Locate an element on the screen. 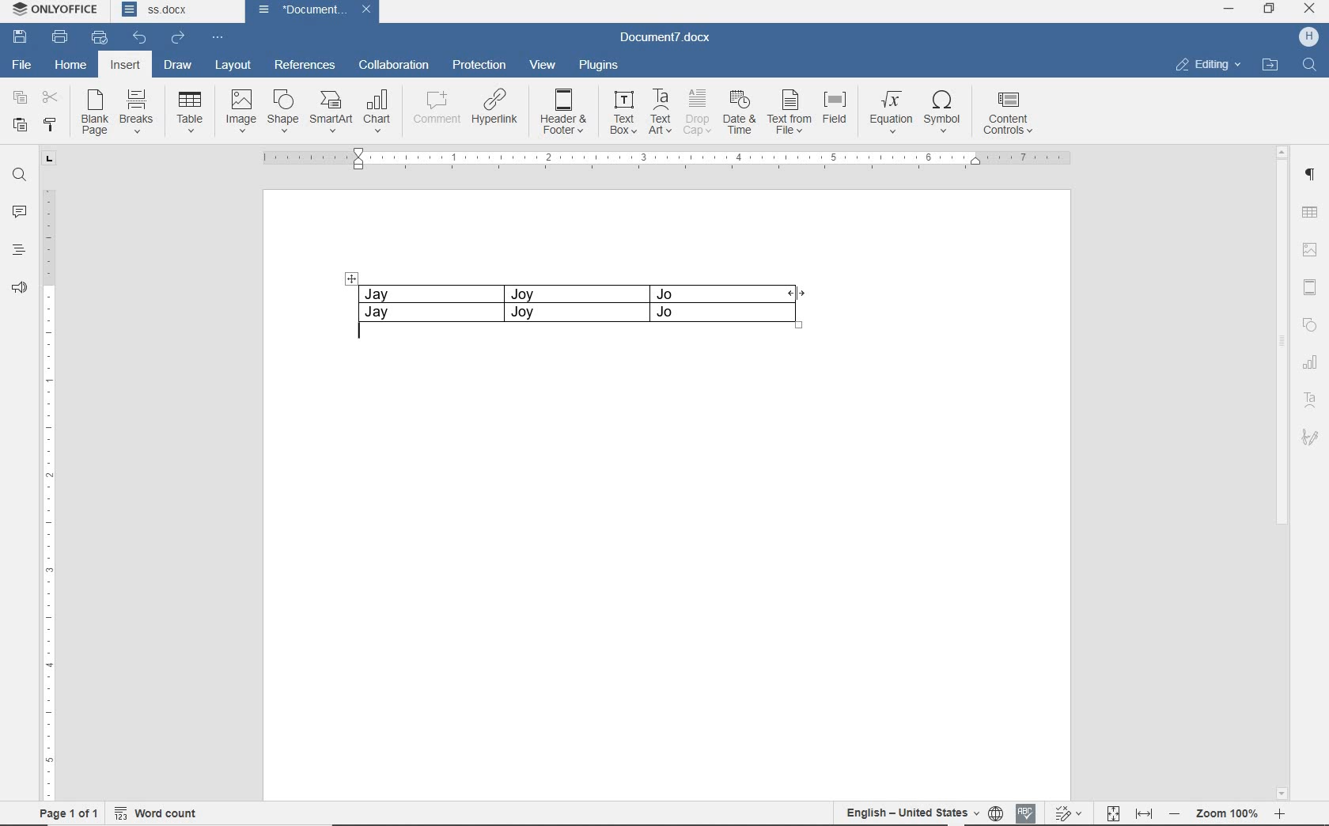 This screenshot has height=826, width=1329. typing text is located at coordinates (367, 336).